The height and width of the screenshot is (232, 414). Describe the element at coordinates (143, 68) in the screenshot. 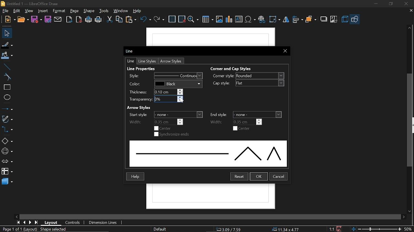

I see `Line properties` at that location.